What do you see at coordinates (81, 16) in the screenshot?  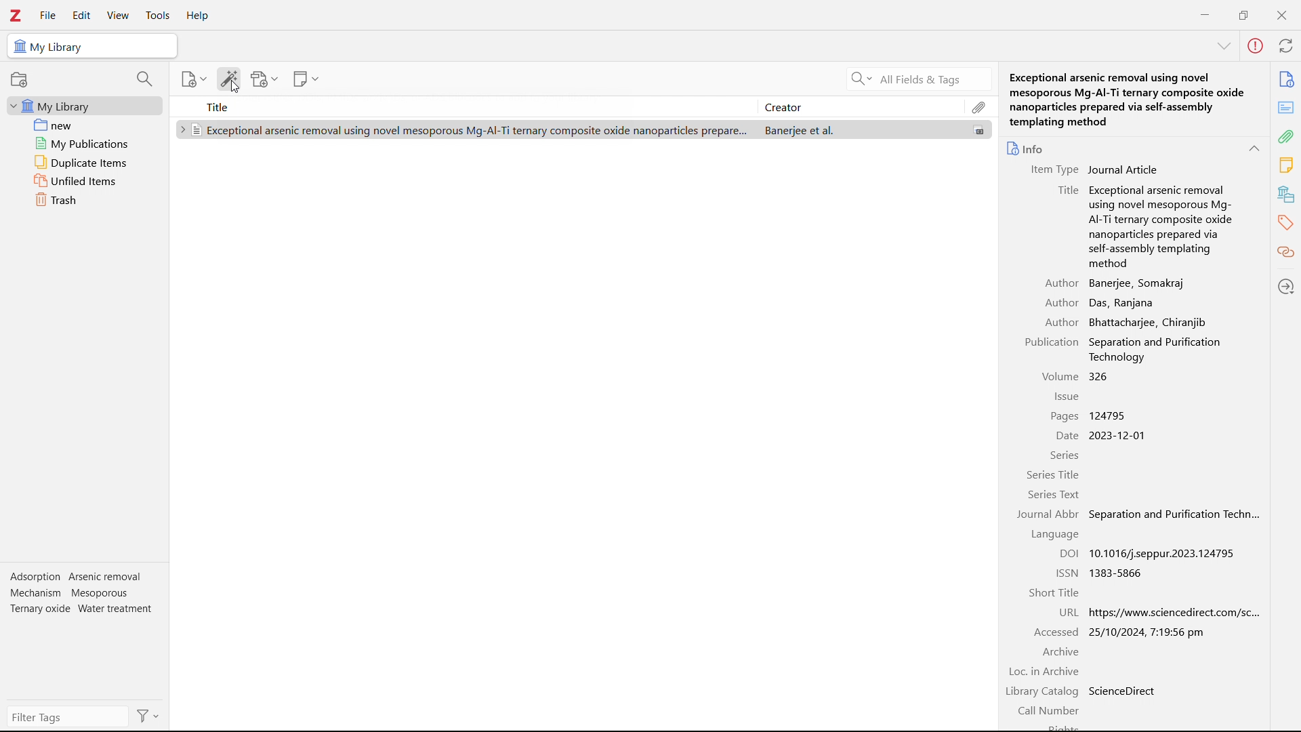 I see `edit` at bounding box center [81, 16].